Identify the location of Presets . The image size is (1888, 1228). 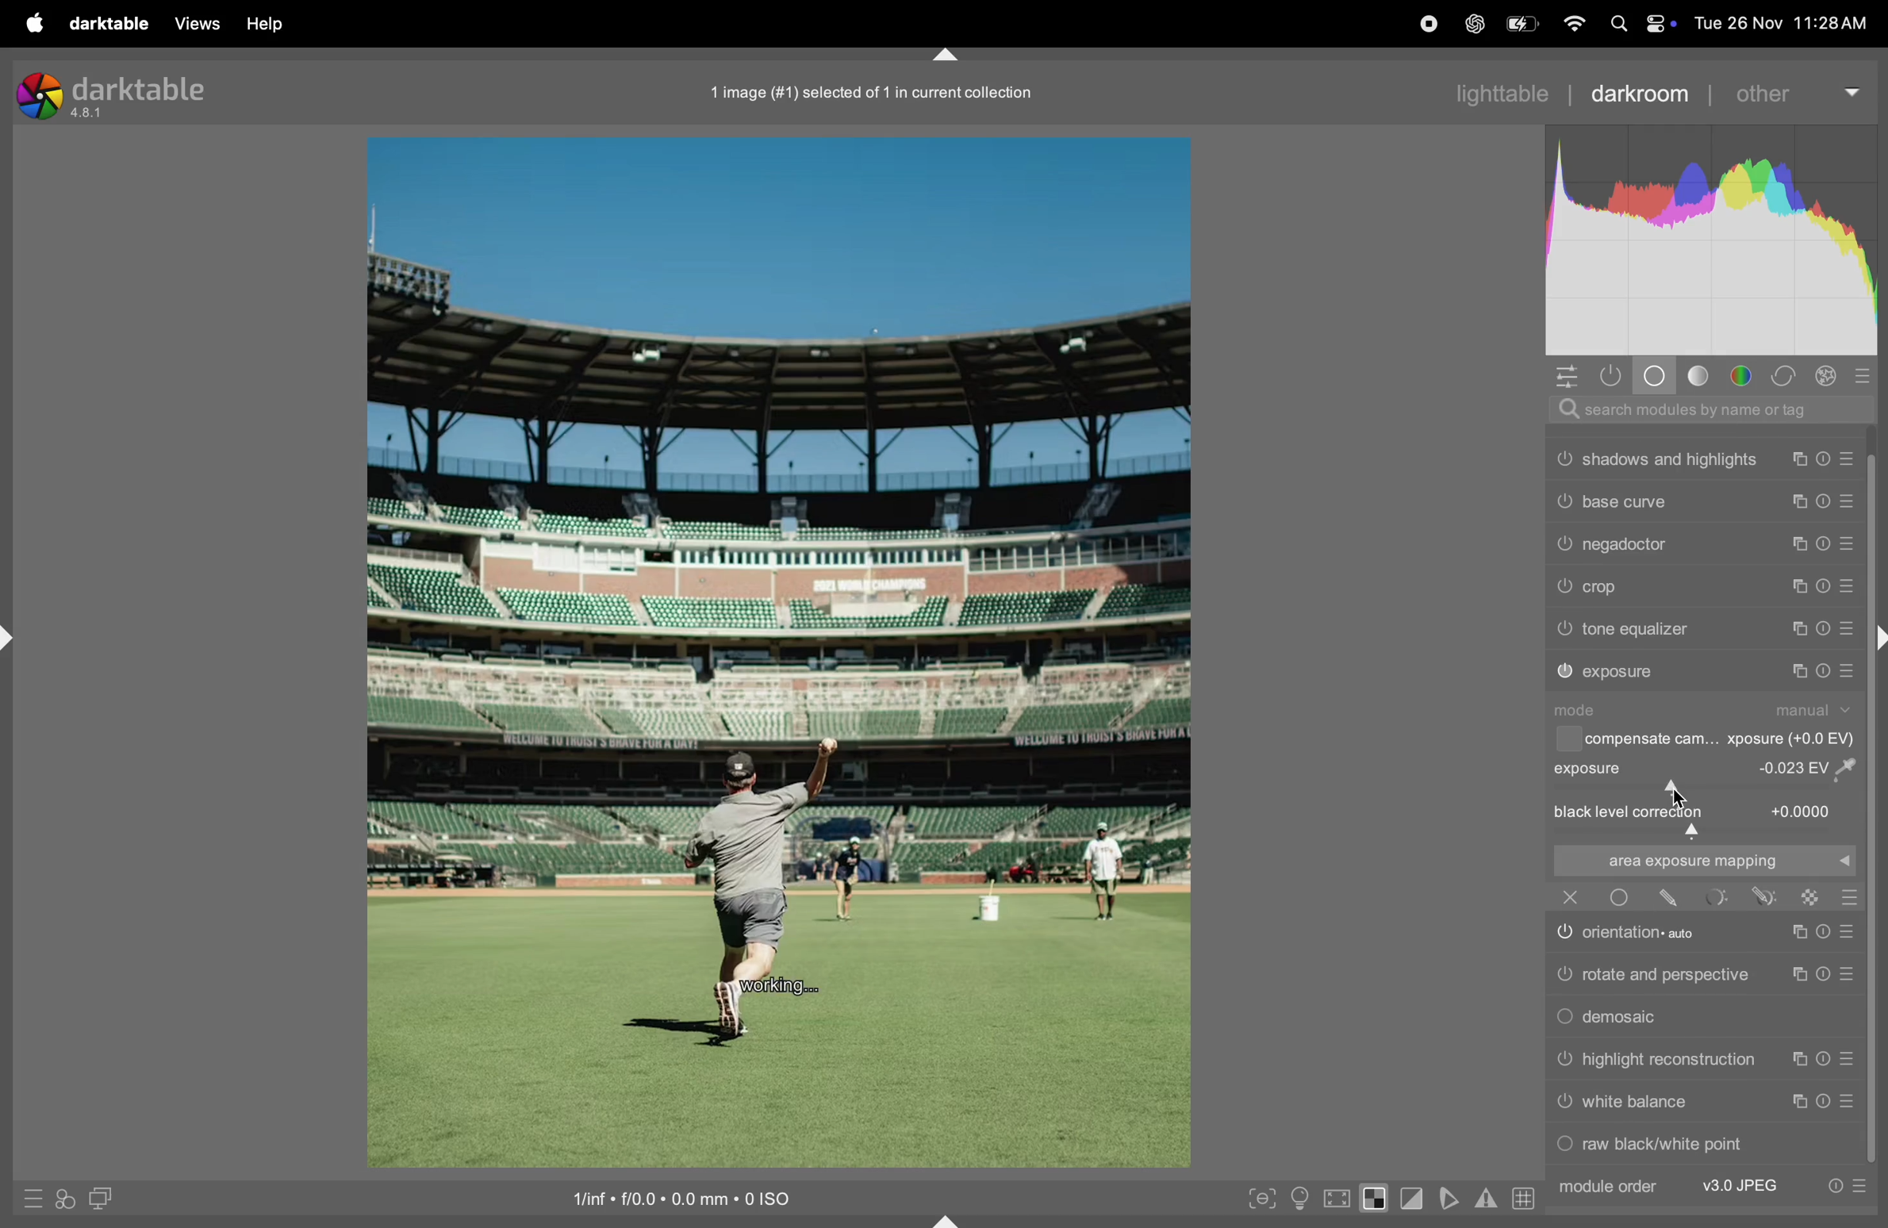
(1847, 630).